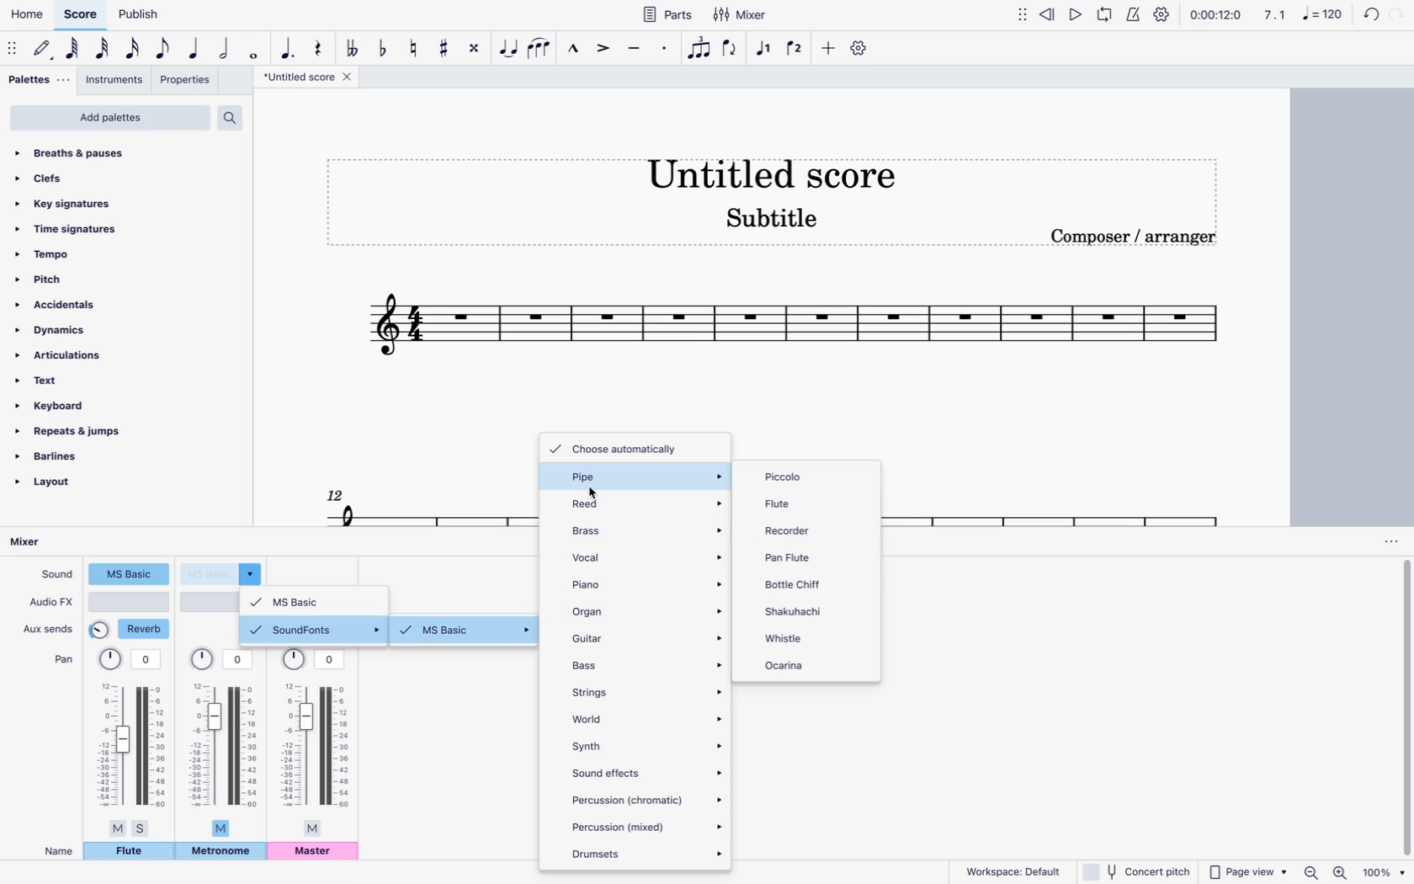  I want to click on audio type, so click(130, 602).